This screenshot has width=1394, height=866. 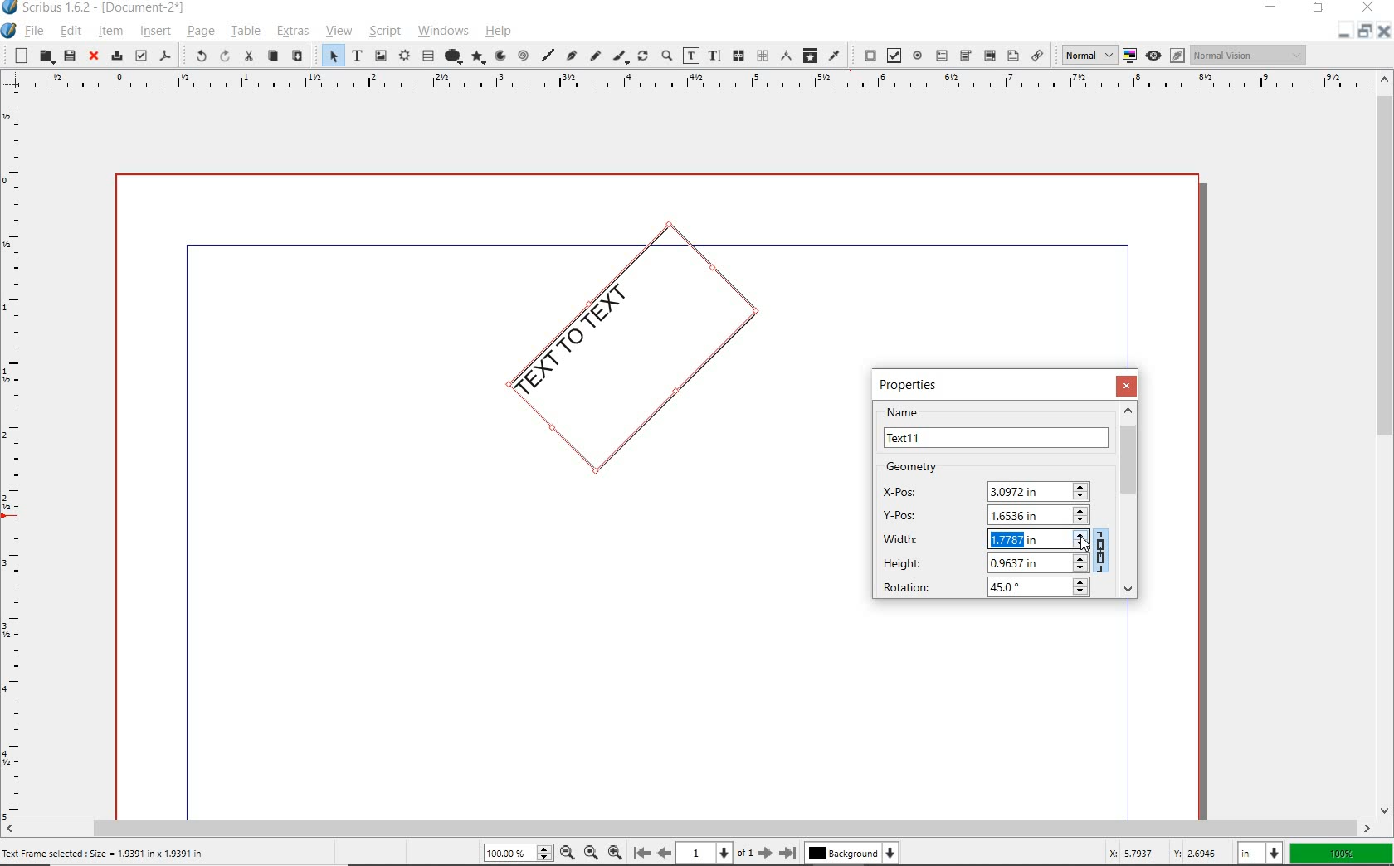 What do you see at coordinates (997, 427) in the screenshot?
I see `NAME` at bounding box center [997, 427].